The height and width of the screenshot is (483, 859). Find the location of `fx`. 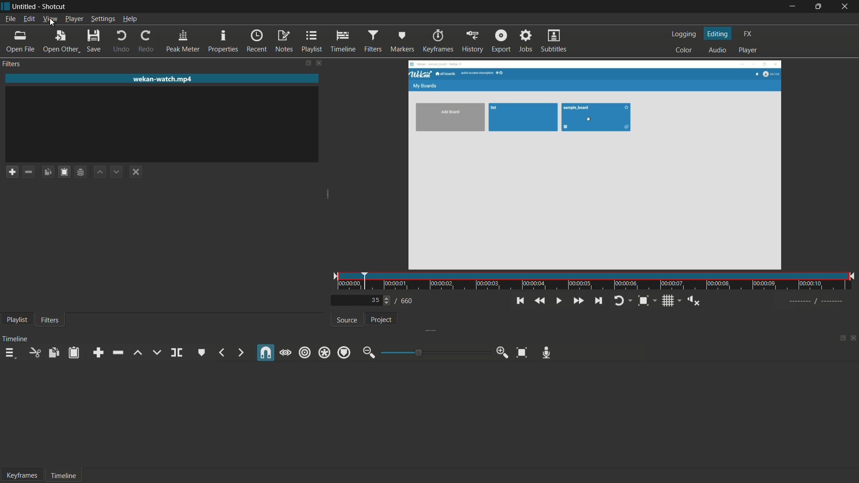

fx is located at coordinates (747, 34).